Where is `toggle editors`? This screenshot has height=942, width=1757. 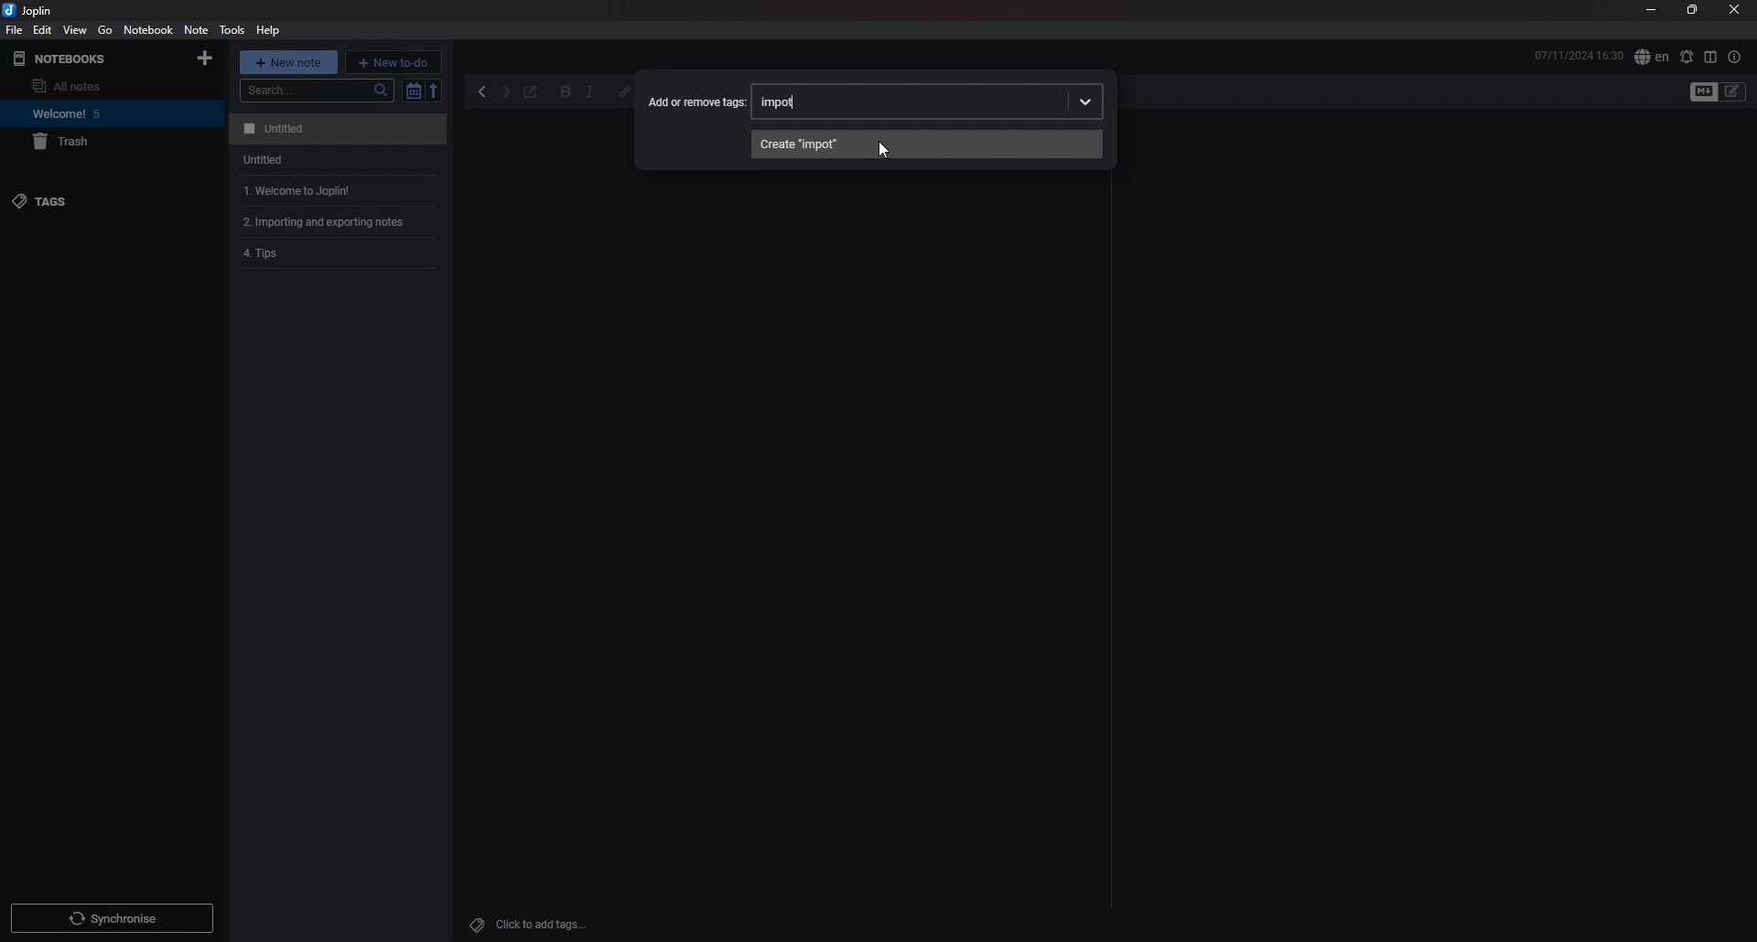 toggle editors is located at coordinates (1733, 91).